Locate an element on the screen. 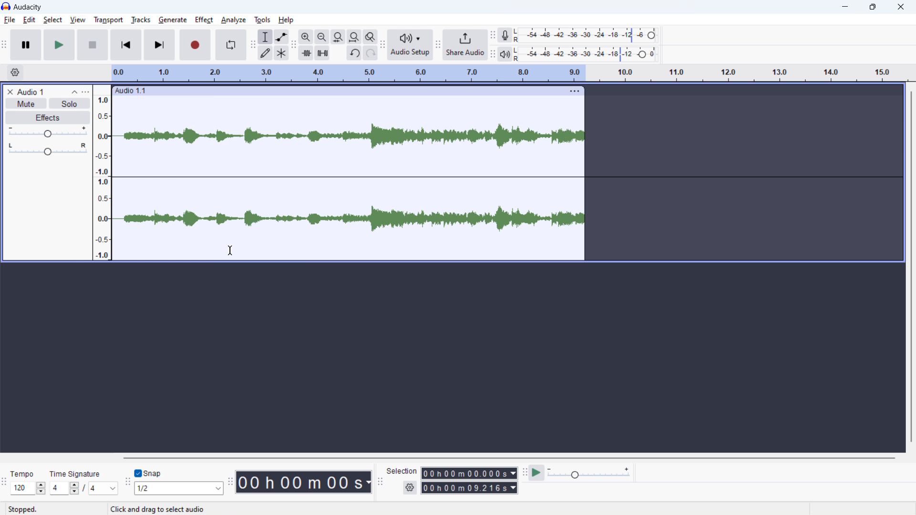  pause is located at coordinates (27, 45).